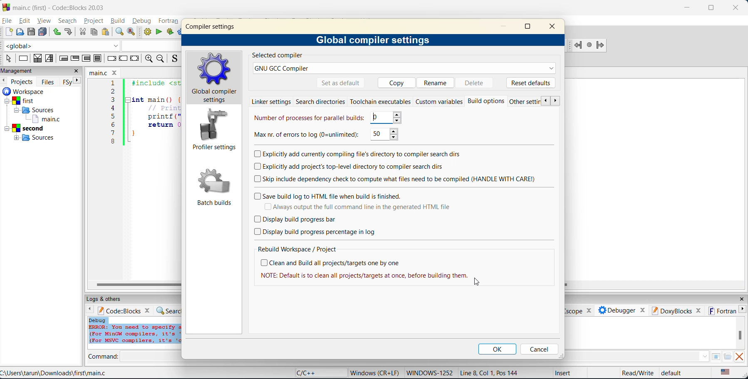 The height and width of the screenshot is (379, 748). I want to click on cancel, so click(539, 349).